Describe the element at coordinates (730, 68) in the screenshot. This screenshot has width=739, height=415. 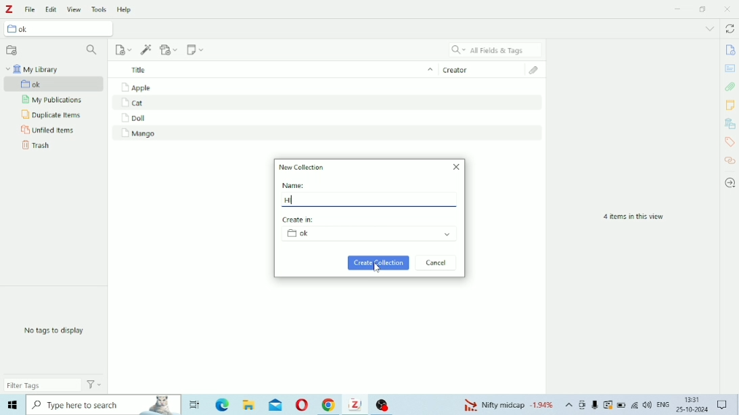
I see `Abstract` at that location.